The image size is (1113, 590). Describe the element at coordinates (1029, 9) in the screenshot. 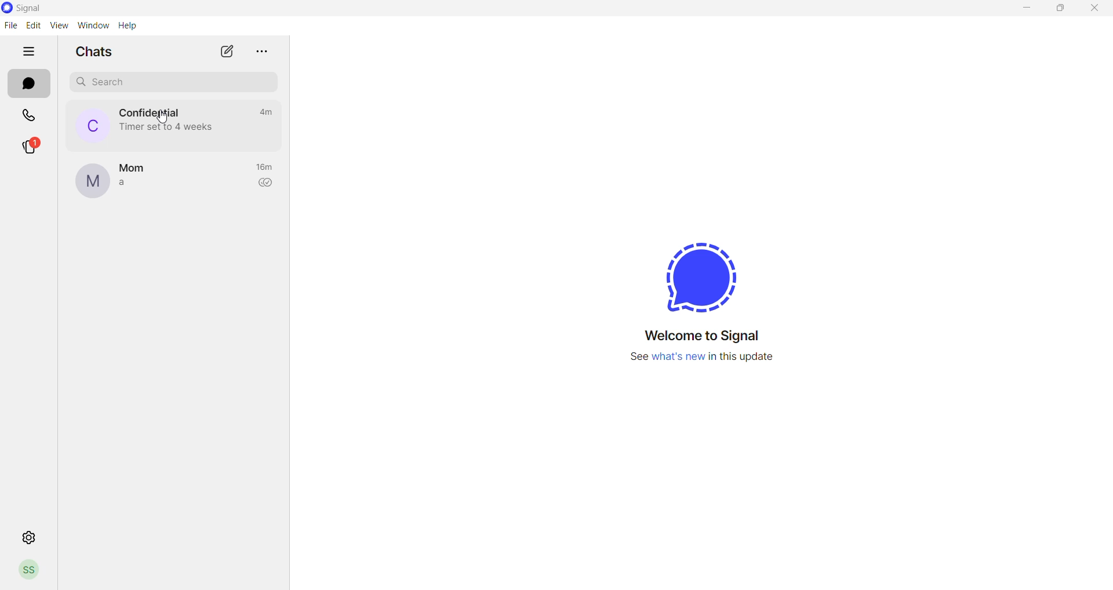

I see `minimize` at that location.